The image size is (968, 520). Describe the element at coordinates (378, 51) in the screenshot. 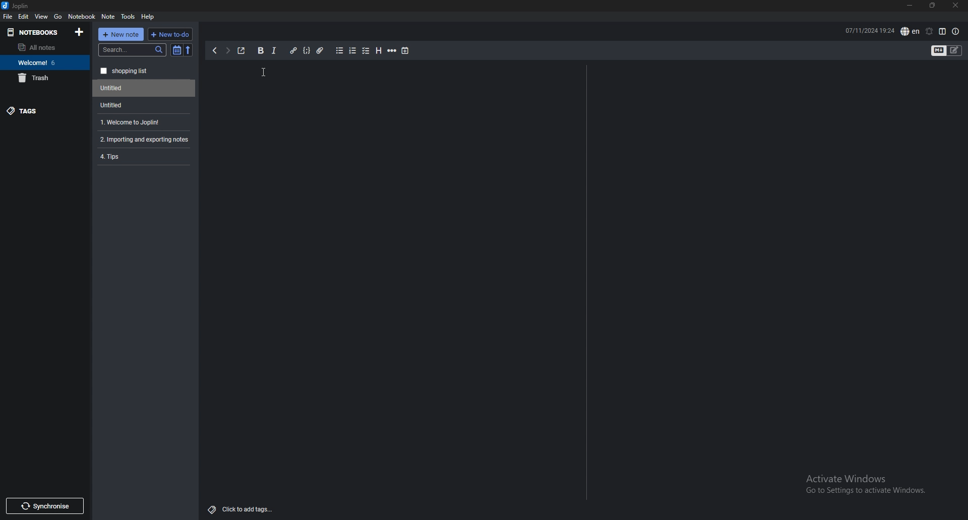

I see `heading` at that location.